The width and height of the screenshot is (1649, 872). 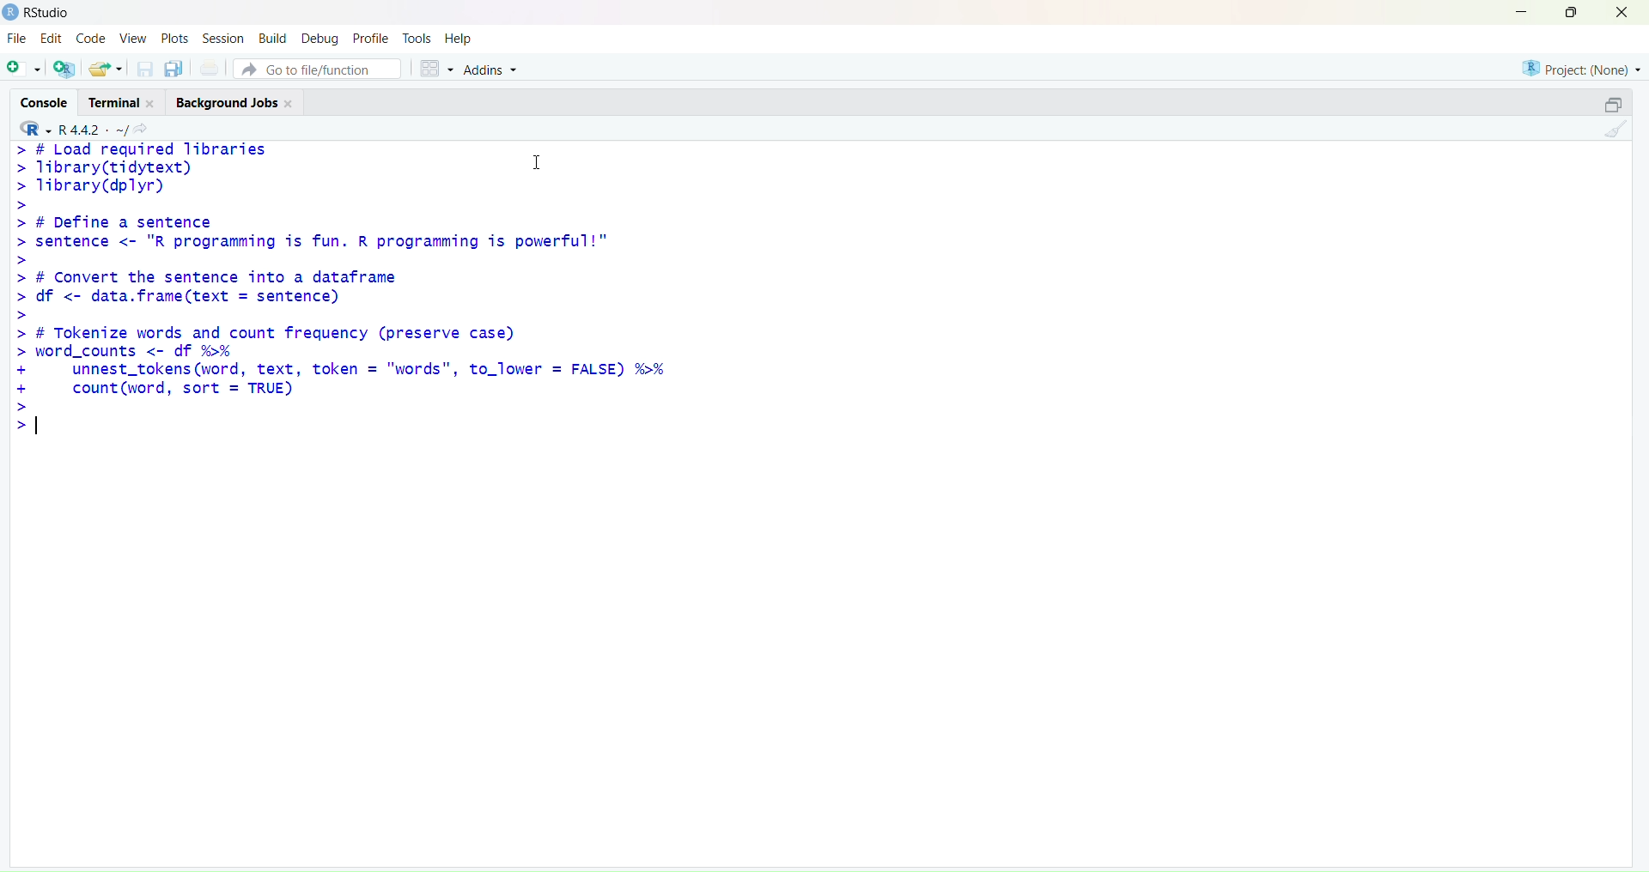 I want to click on background jobs, so click(x=235, y=104).